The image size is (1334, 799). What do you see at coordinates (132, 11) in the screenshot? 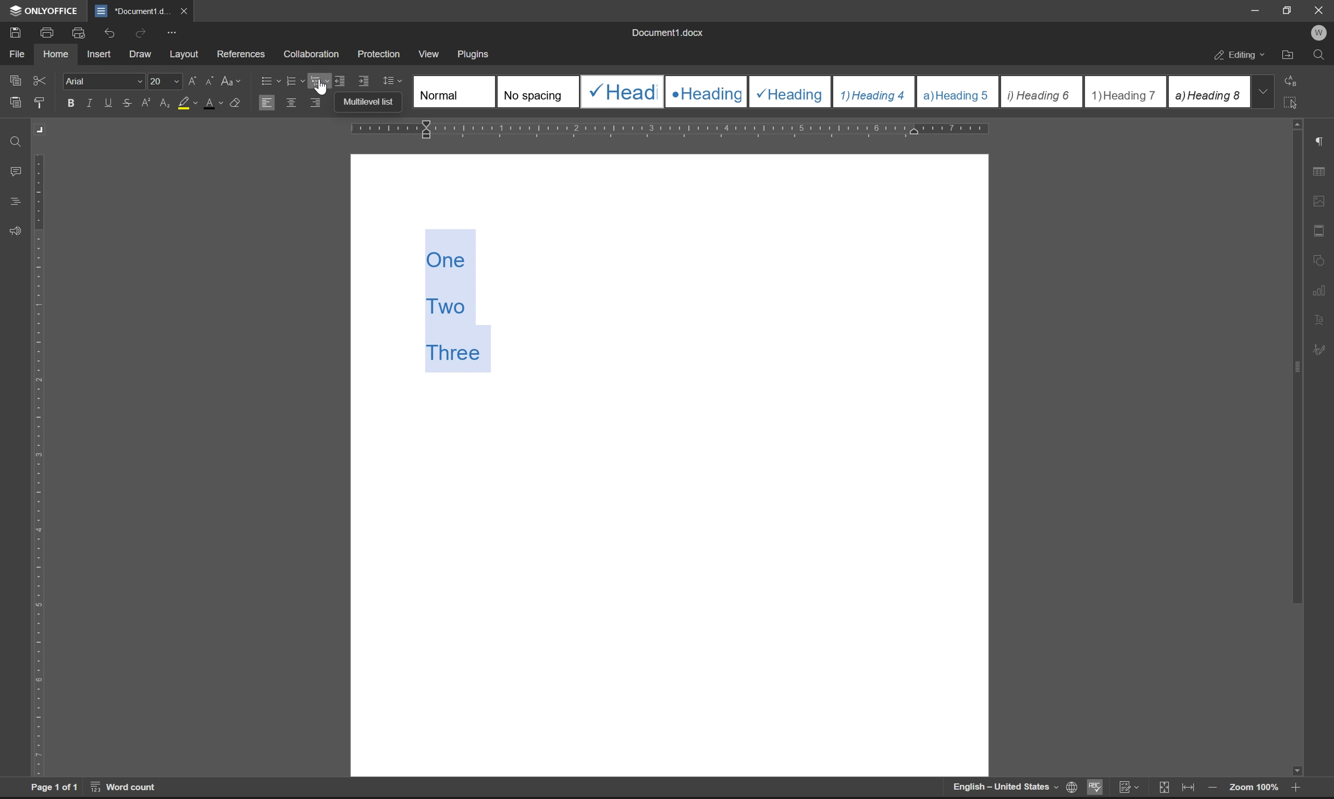
I see `document1` at bounding box center [132, 11].